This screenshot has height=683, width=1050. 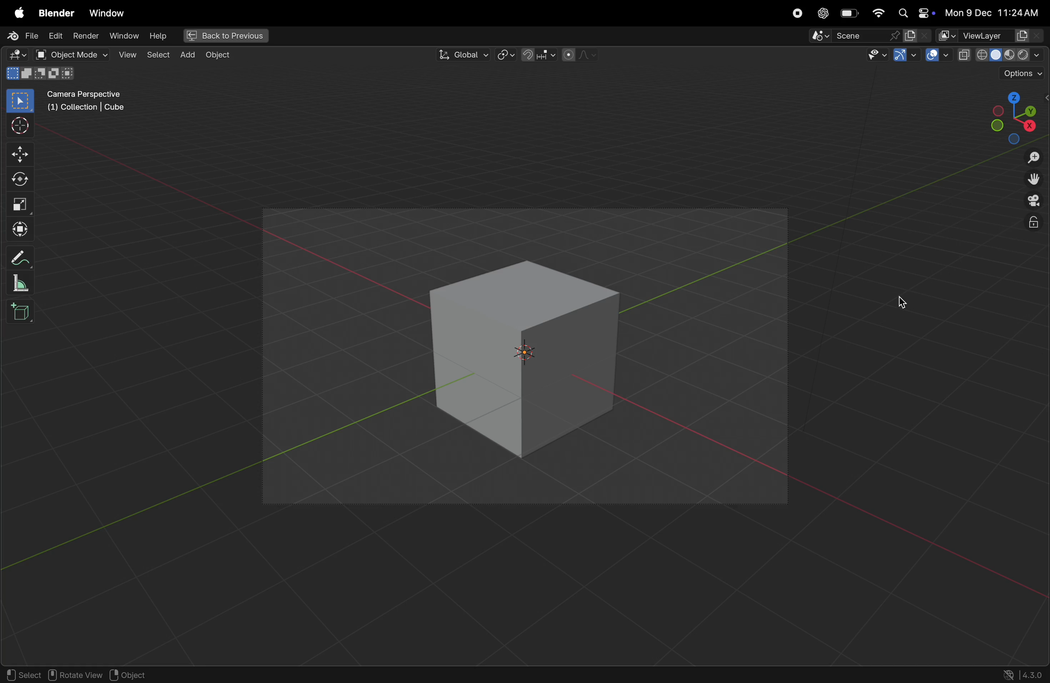 I want to click on Global, so click(x=463, y=54).